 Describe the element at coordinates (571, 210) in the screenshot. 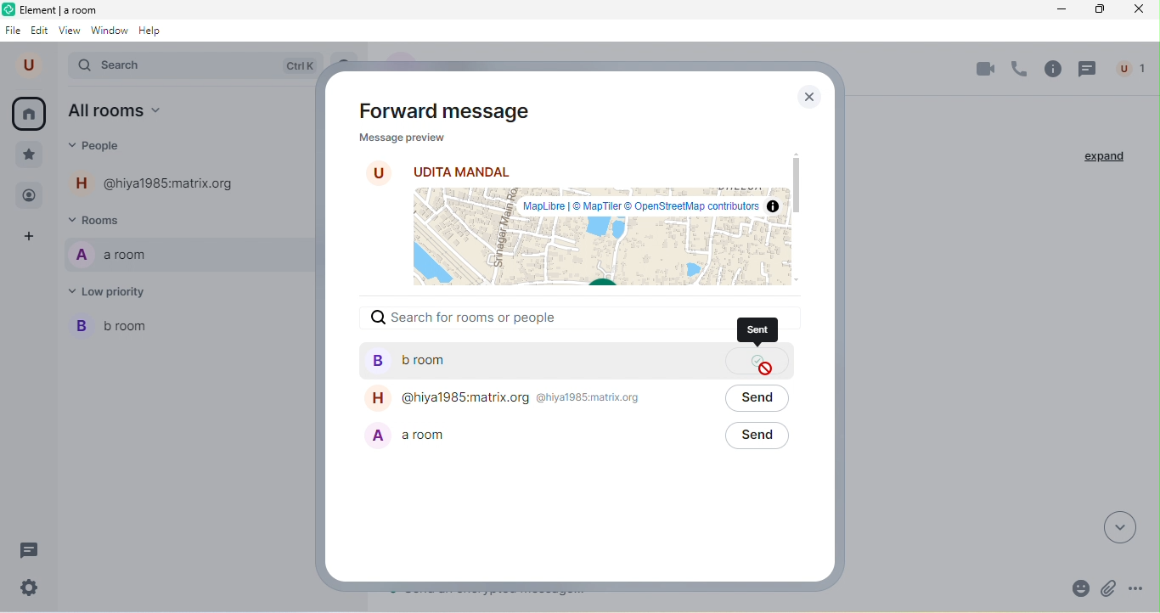

I see `message preview` at that location.